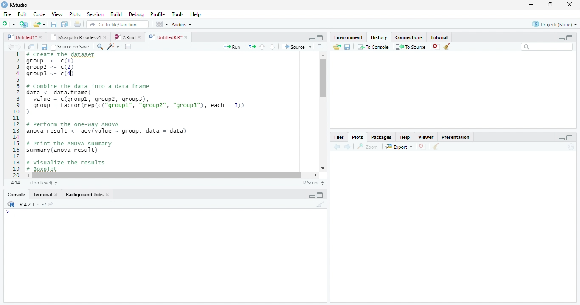 This screenshot has height=305, width=580. Describe the element at coordinates (337, 47) in the screenshot. I see `Load Workspace` at that location.